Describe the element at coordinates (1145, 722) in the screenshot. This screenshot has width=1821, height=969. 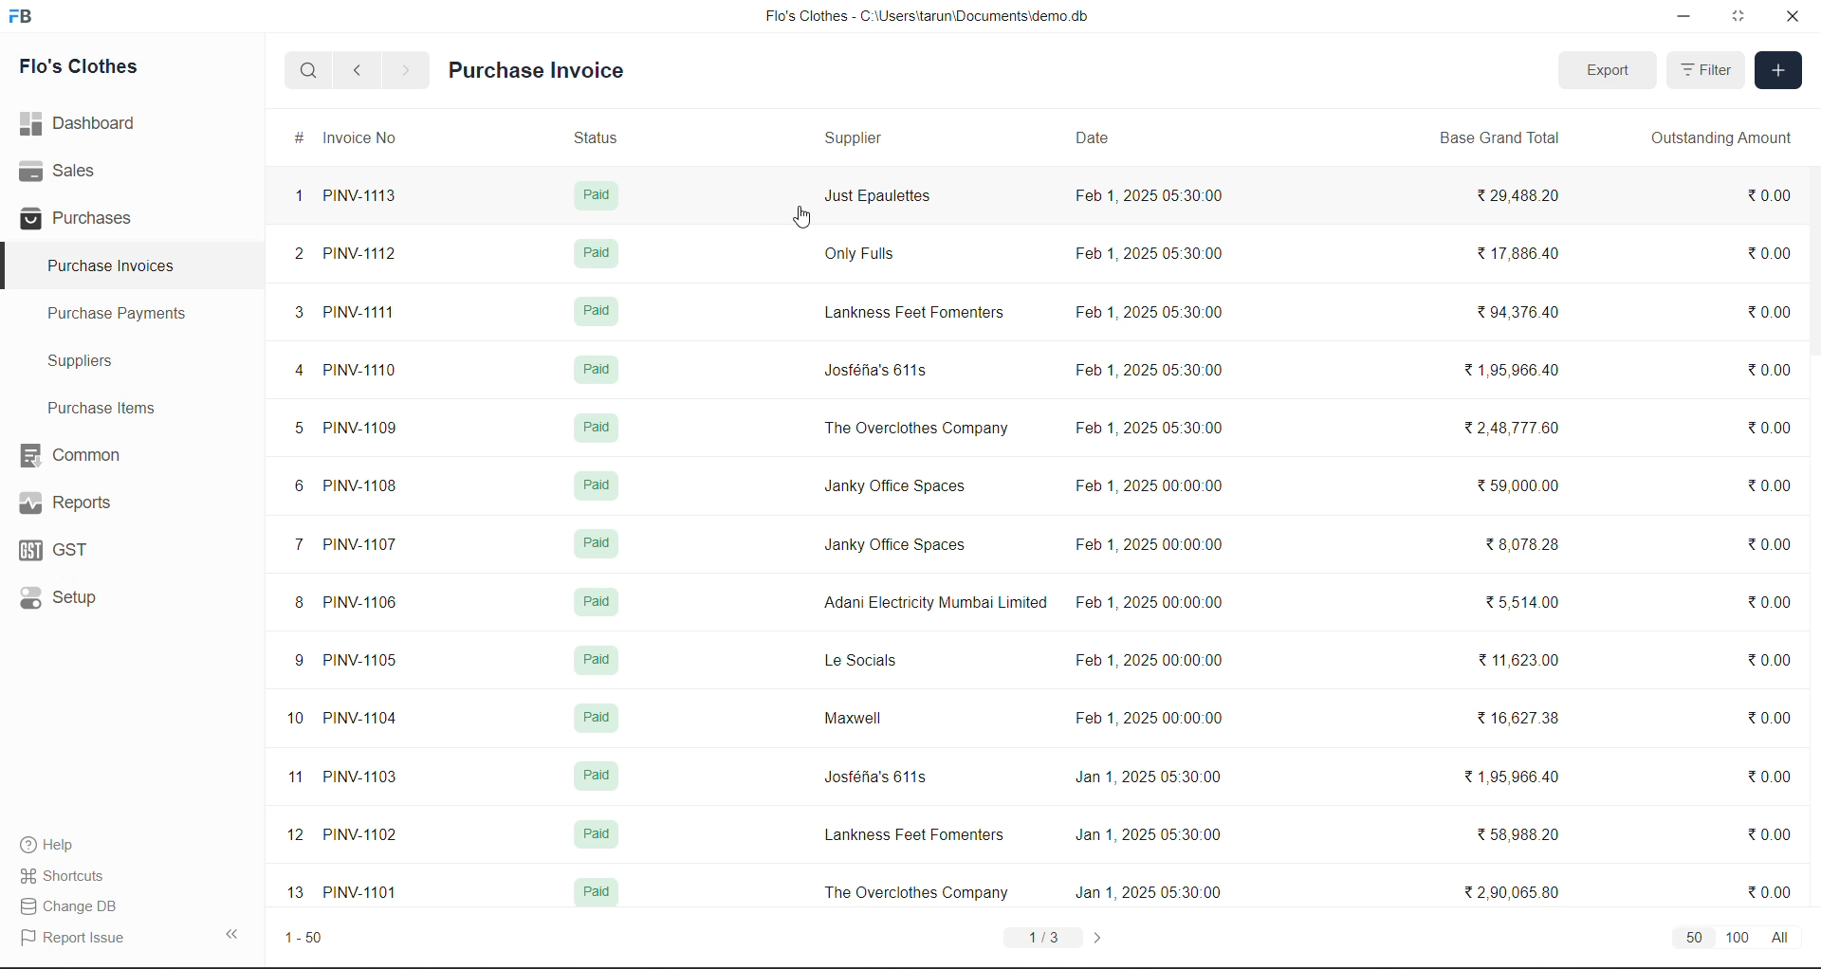
I see `Feb 1, 2025 00:00:00` at that location.